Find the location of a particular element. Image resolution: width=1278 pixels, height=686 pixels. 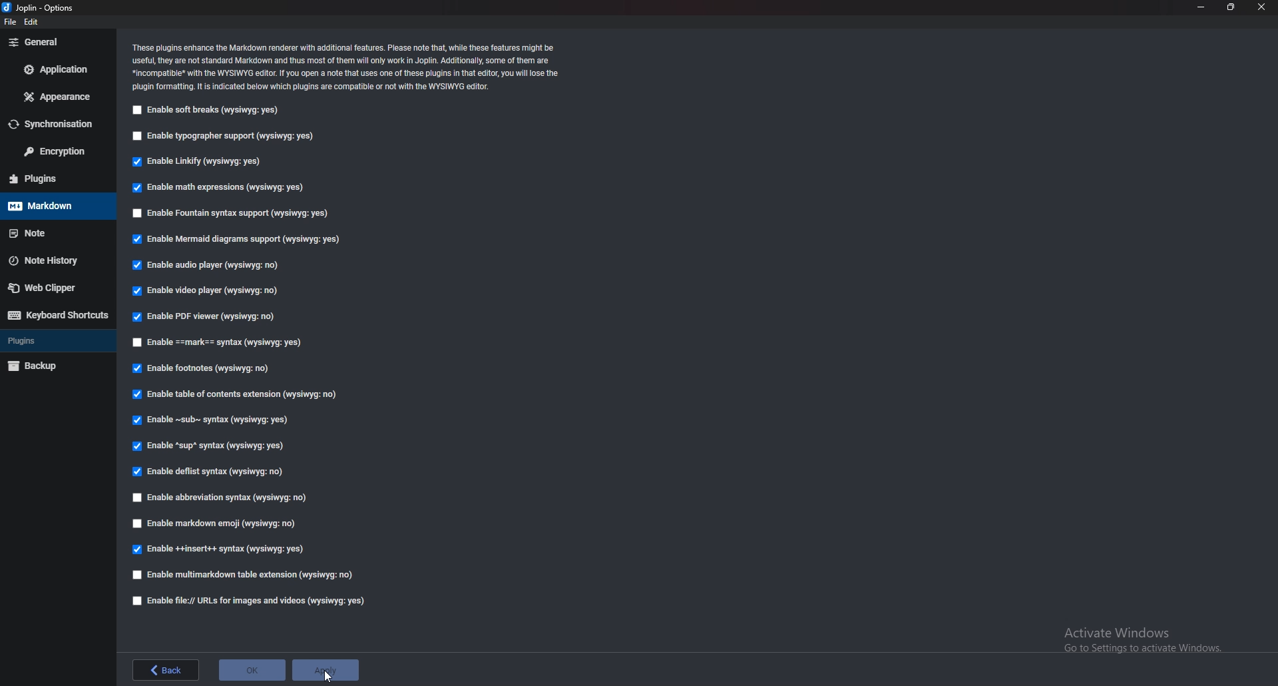

Enable video player is located at coordinates (211, 292).